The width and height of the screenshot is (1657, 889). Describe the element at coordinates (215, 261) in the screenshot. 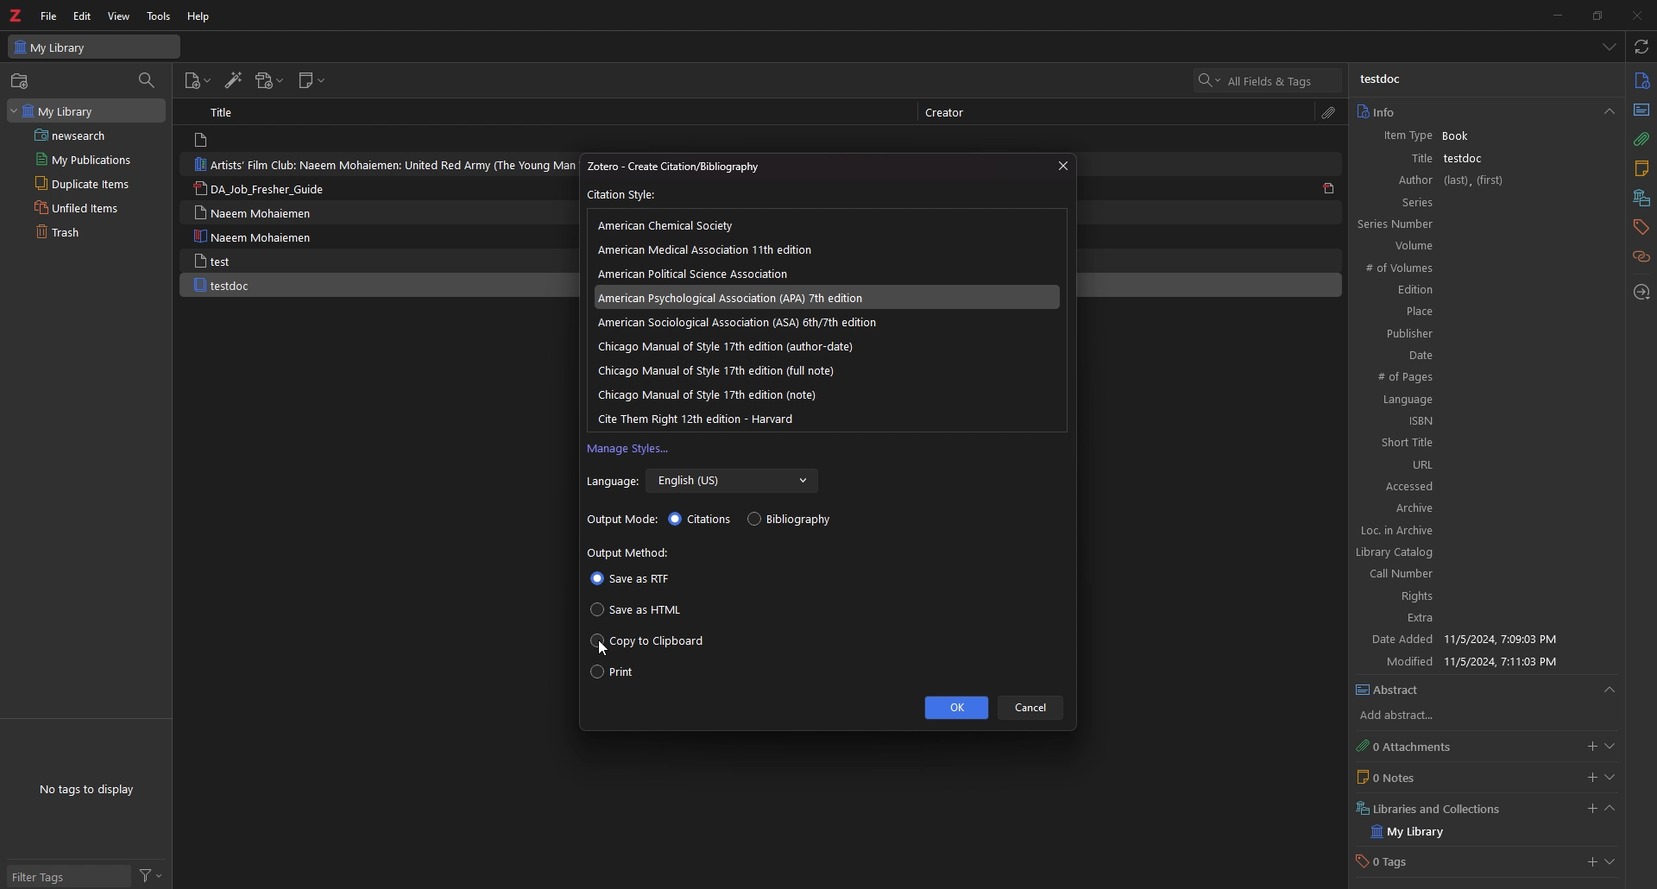

I see `test` at that location.